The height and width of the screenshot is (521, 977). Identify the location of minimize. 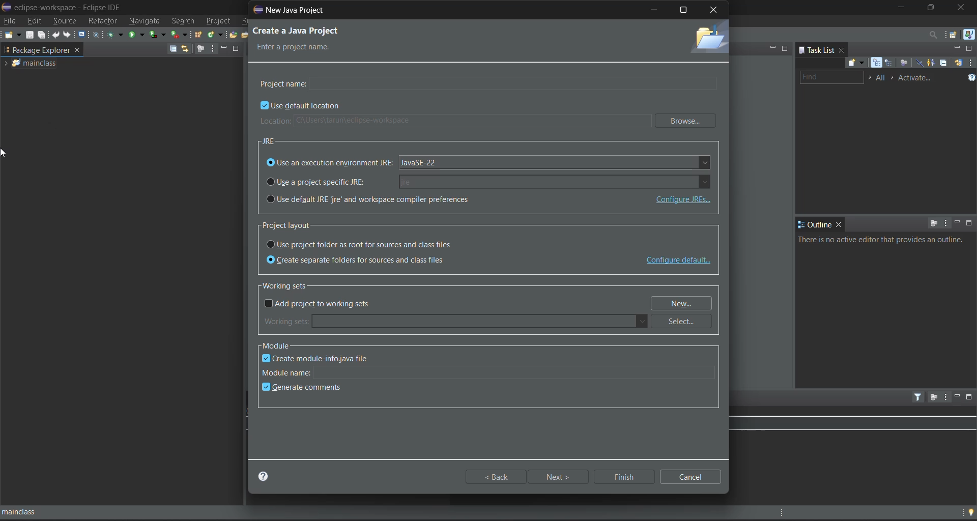
(956, 396).